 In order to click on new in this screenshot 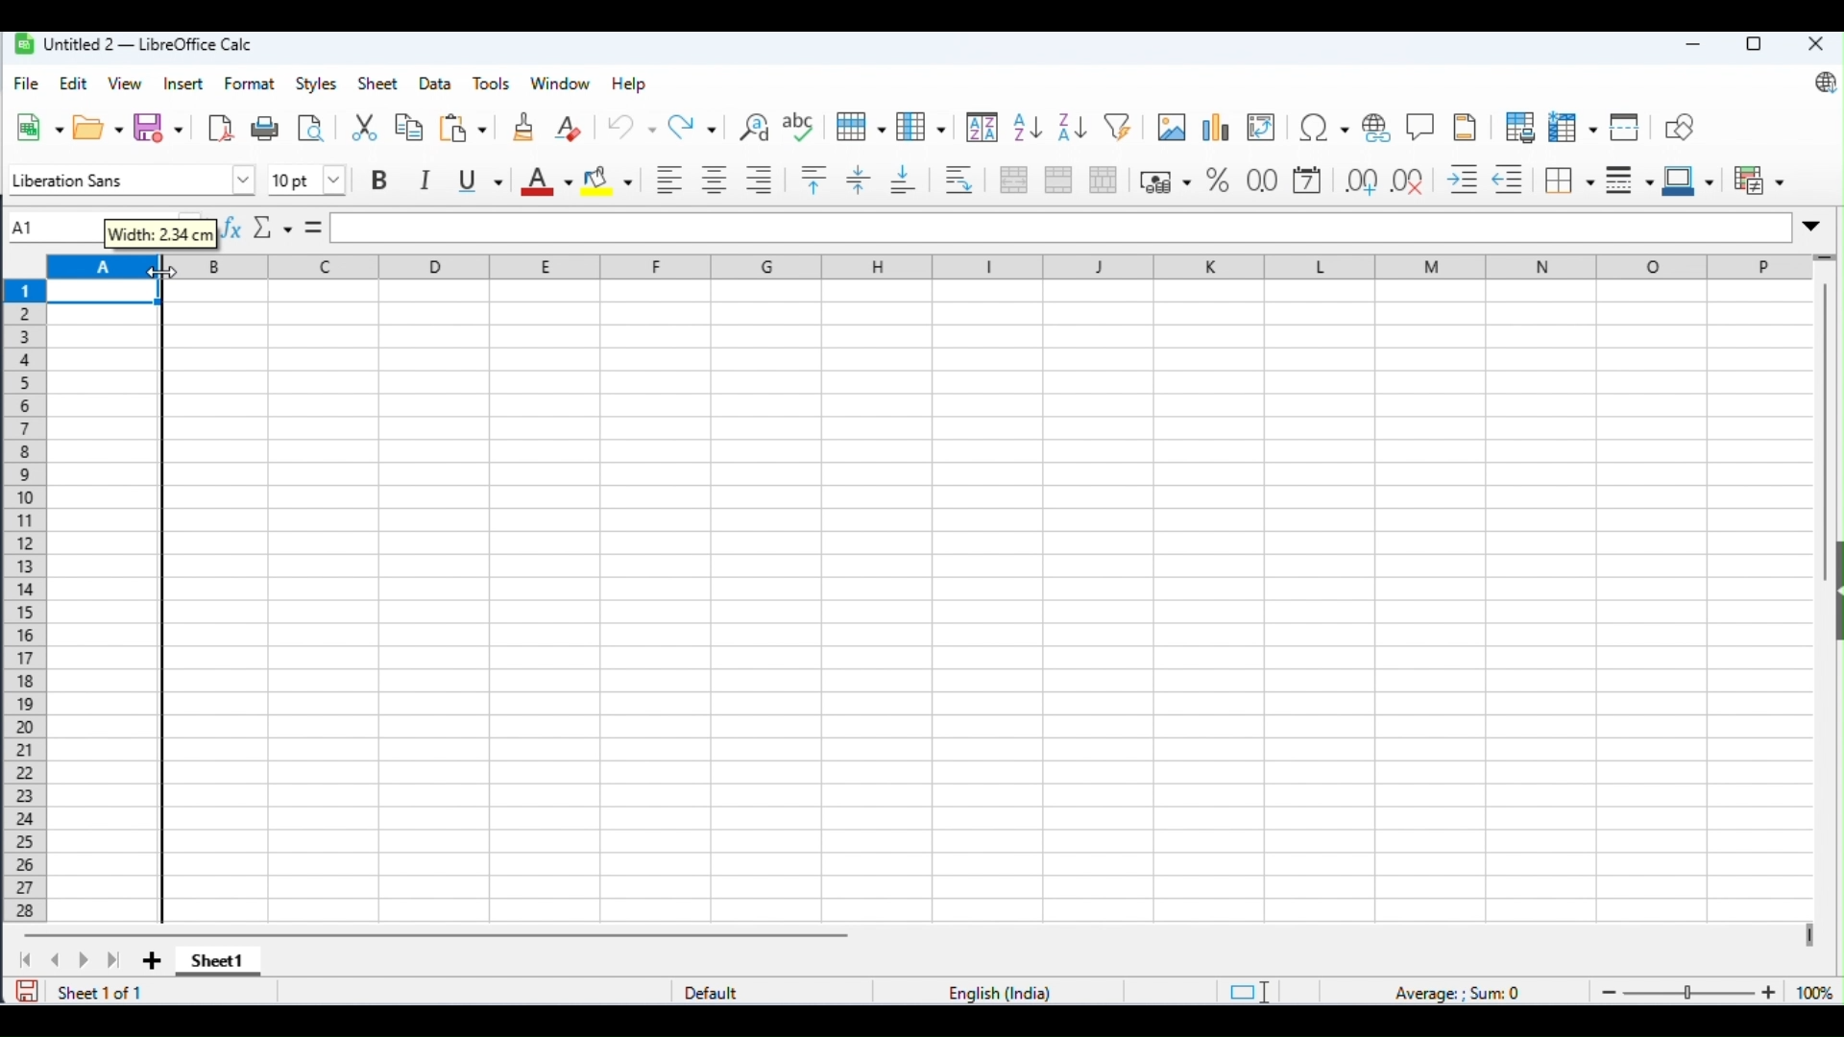, I will do `click(40, 127)`.